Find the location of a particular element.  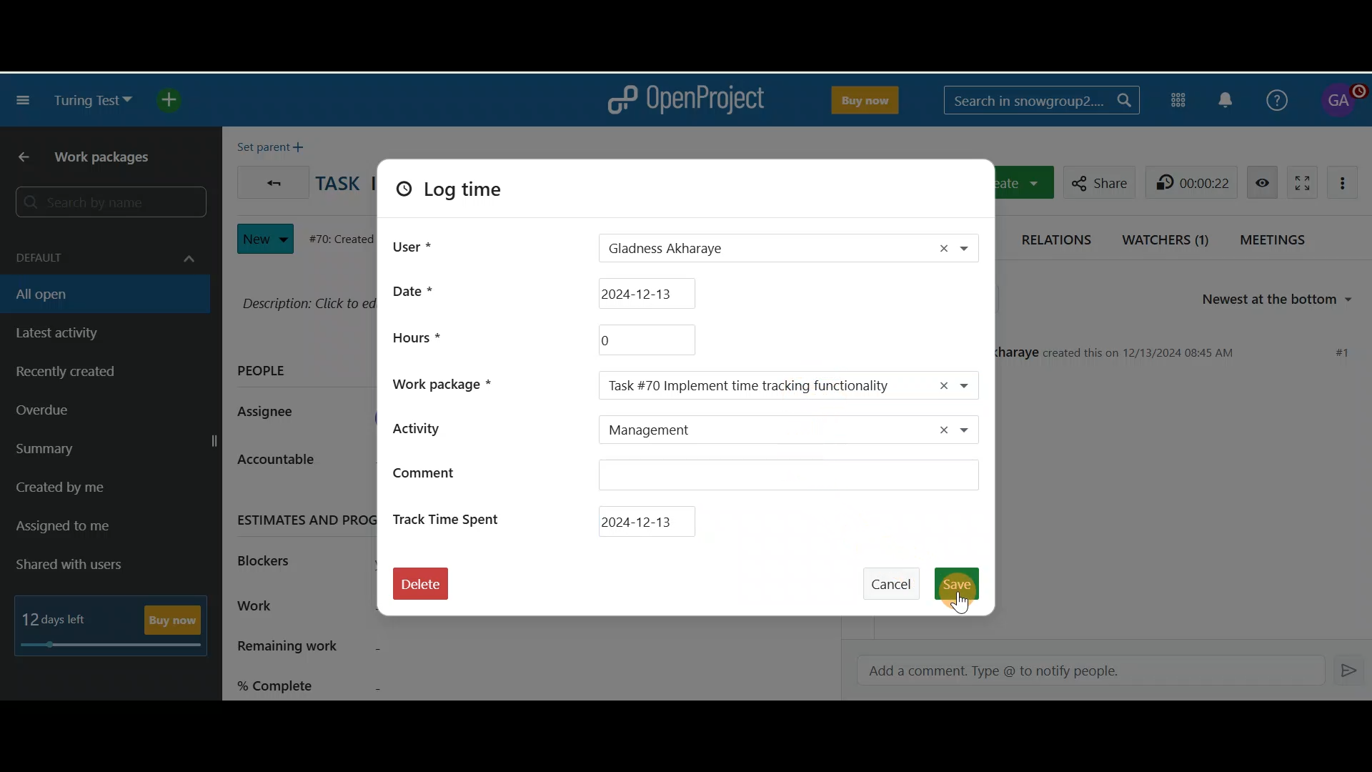

New is located at coordinates (265, 235).